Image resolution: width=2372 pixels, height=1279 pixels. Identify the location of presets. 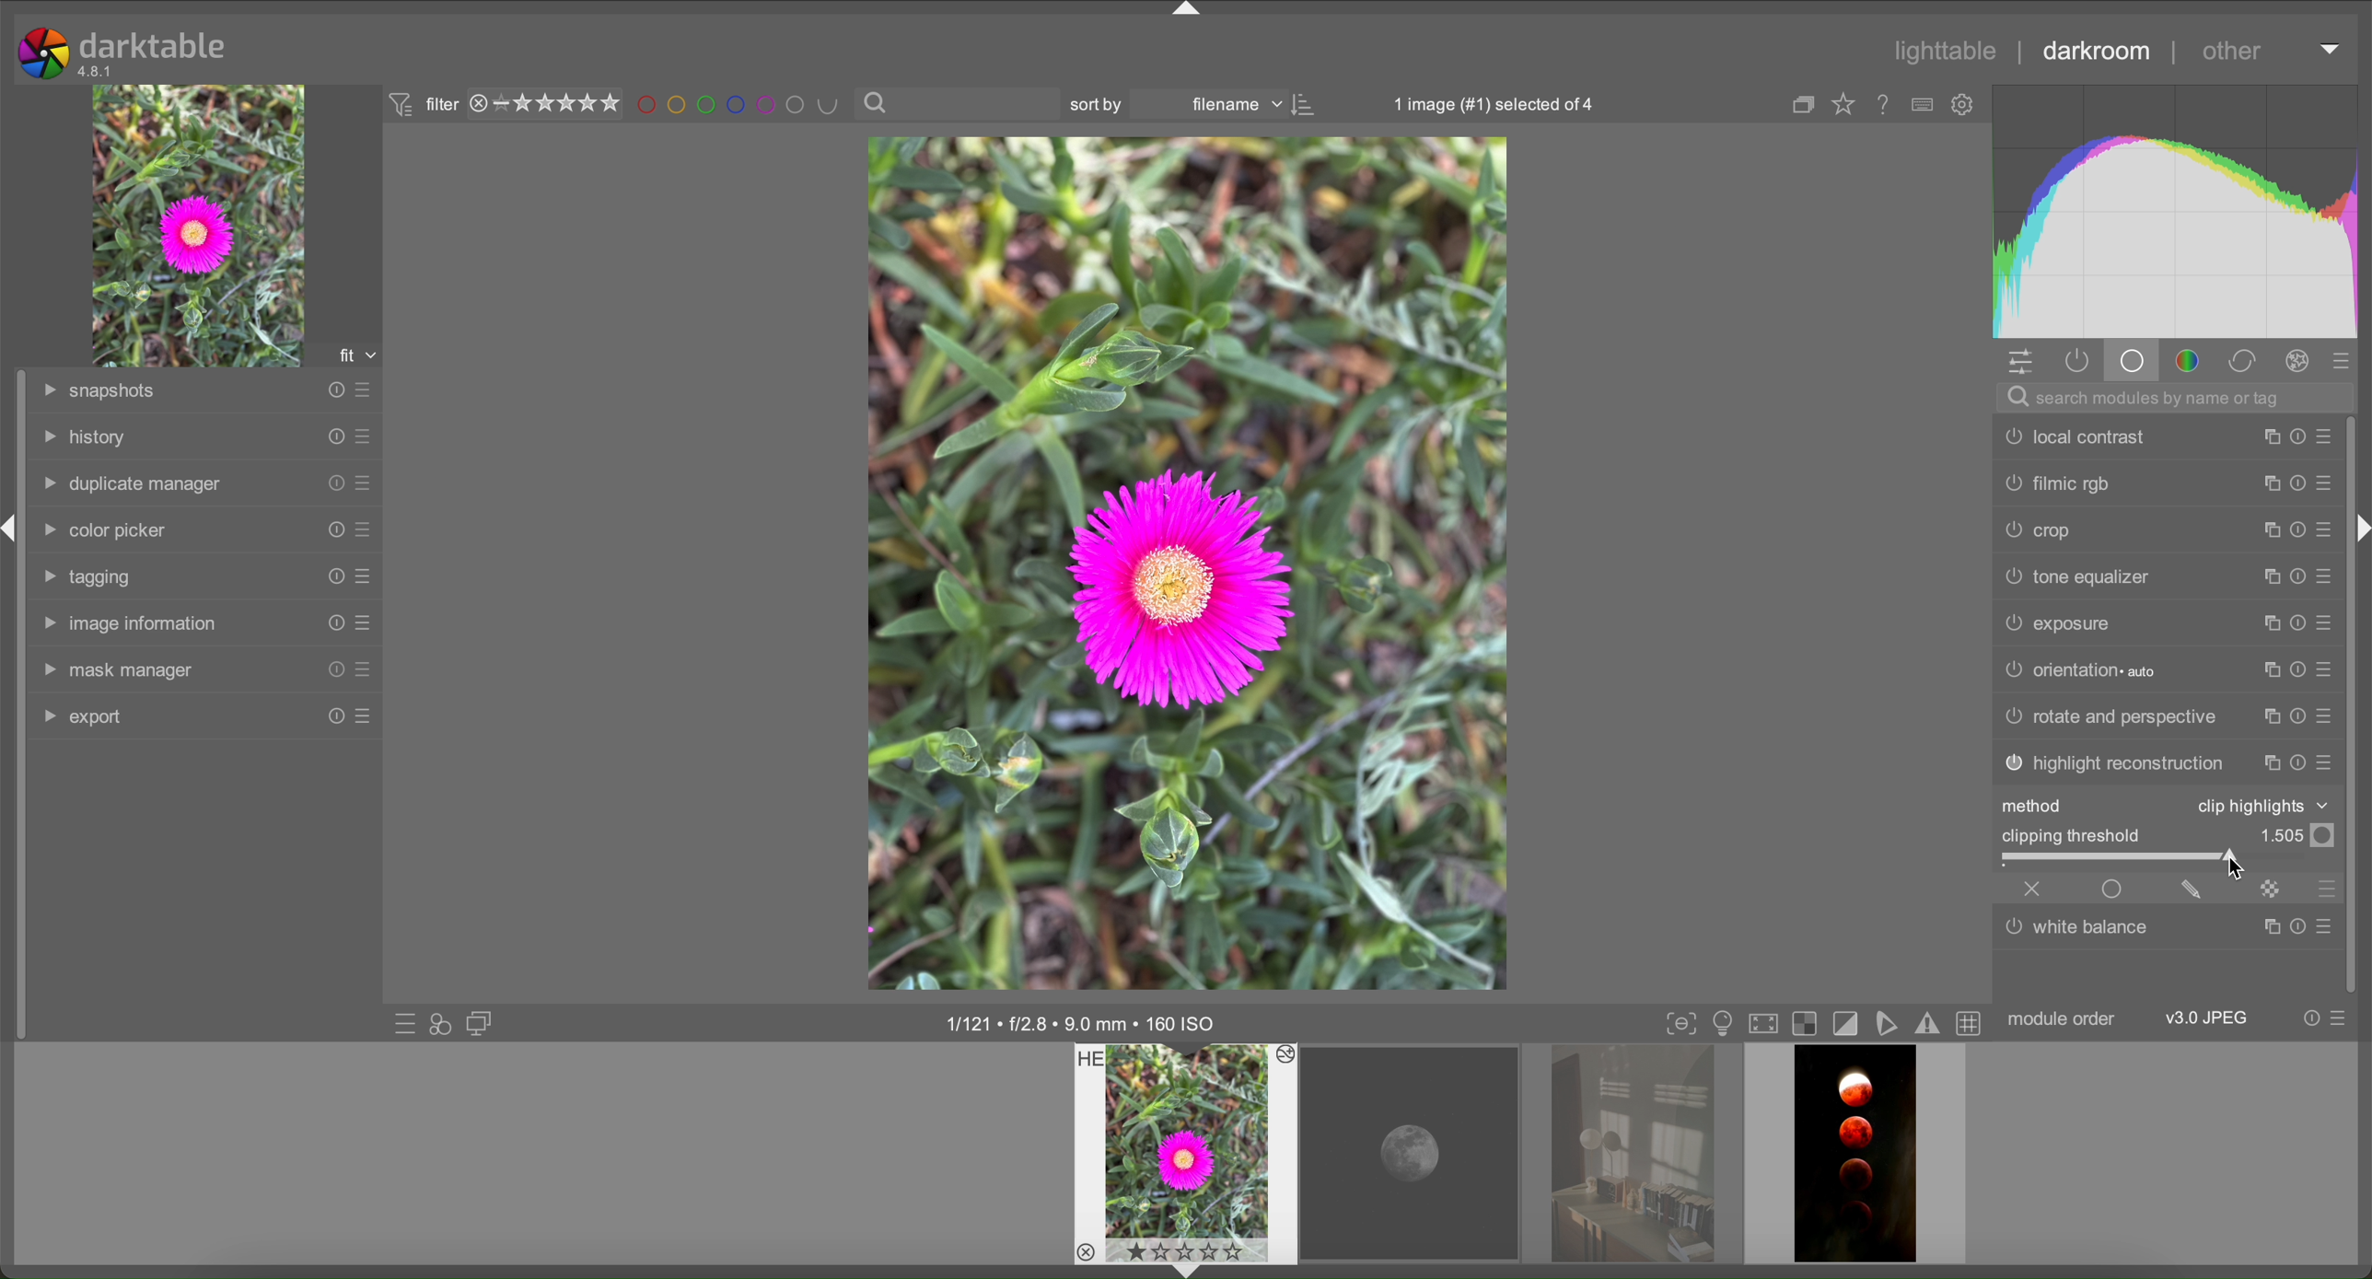
(2327, 528).